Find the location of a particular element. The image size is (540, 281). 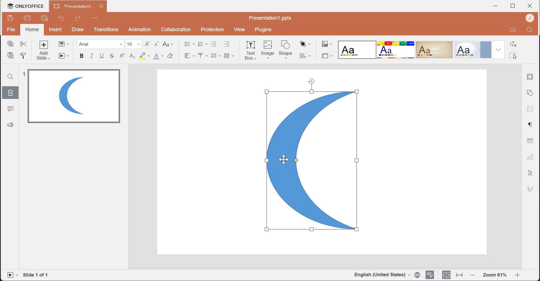

Slide 1 of 1 is located at coordinates (37, 275).